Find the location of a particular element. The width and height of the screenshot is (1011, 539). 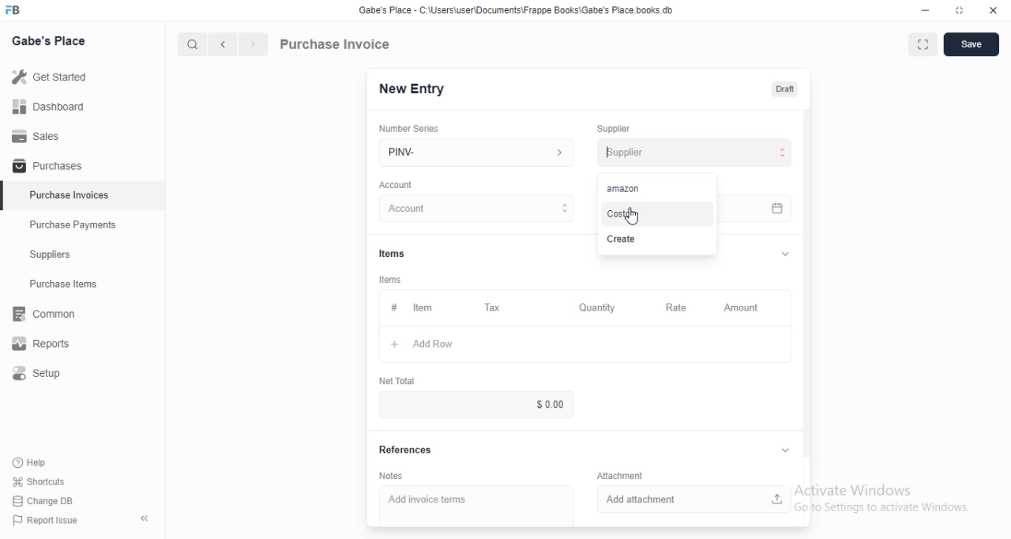

Vertical slide bar is located at coordinates (807, 288).